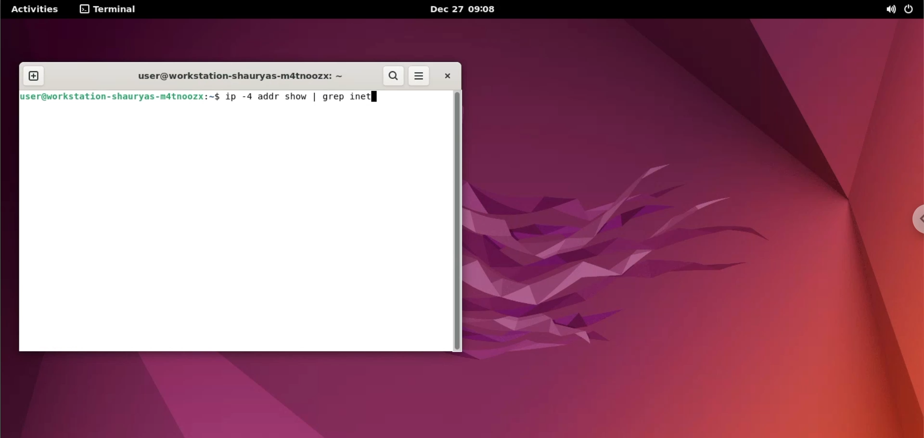 This screenshot has height=438, width=924. What do you see at coordinates (911, 9) in the screenshot?
I see `power options` at bounding box center [911, 9].